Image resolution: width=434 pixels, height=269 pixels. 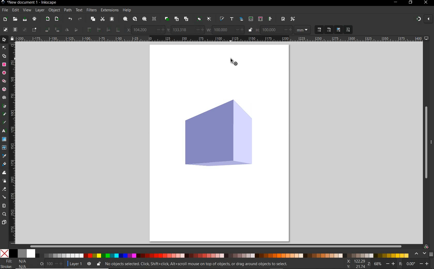 I want to click on zoom, so click(x=369, y=264).